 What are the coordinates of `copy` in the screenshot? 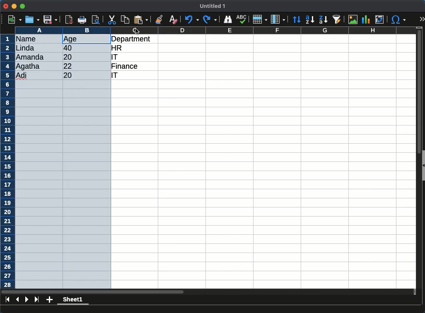 It's located at (126, 19).